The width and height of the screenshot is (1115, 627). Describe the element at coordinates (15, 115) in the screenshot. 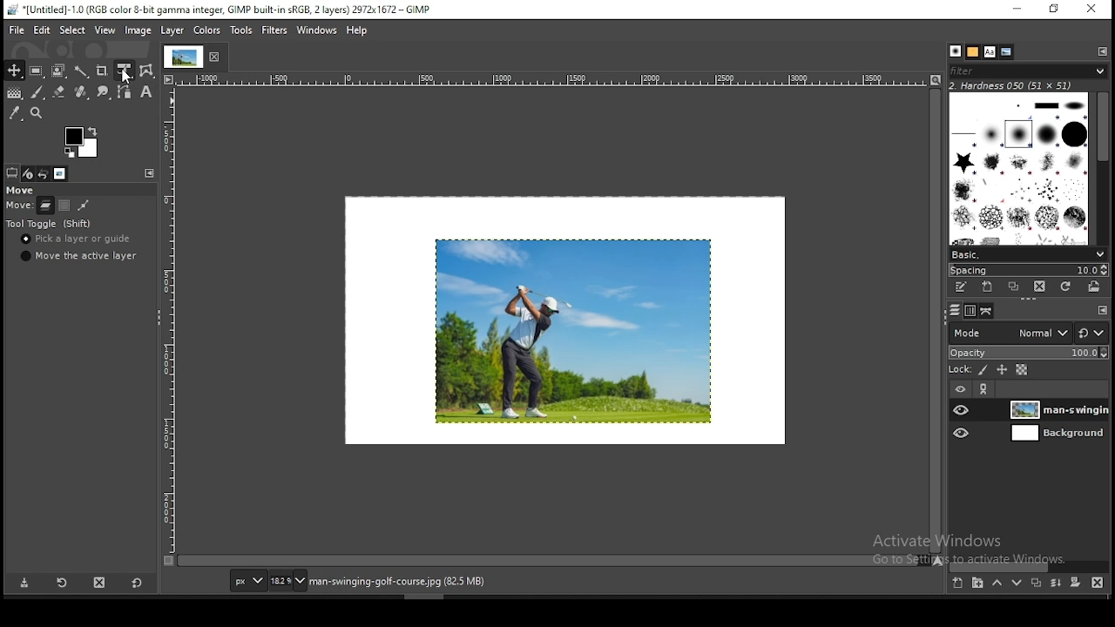

I see `color picker tool` at that location.